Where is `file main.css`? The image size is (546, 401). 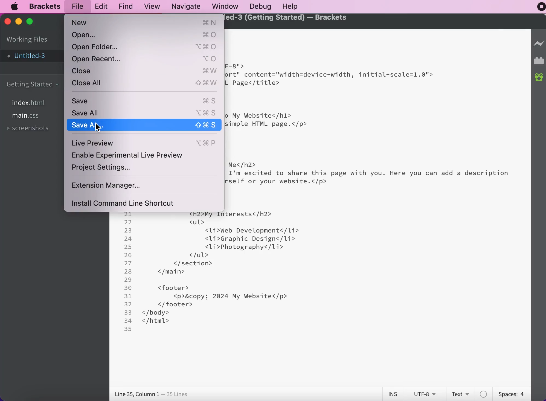
file main.css is located at coordinates (28, 116).